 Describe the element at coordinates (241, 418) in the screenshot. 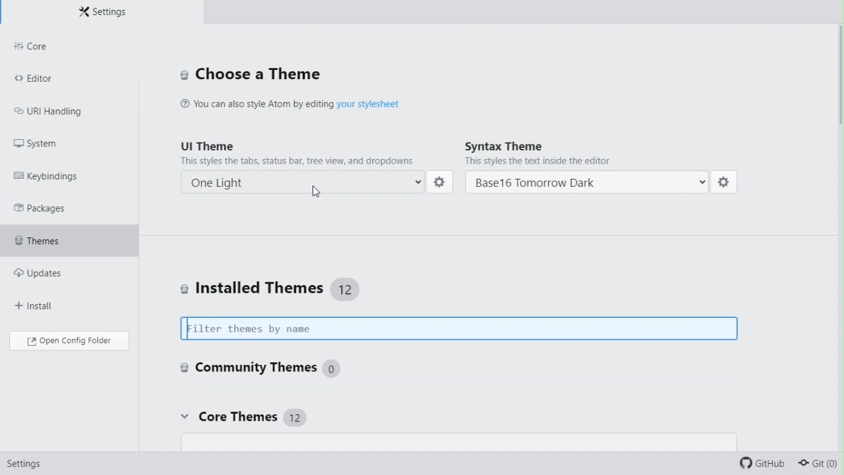

I see `Core themes 12` at that location.